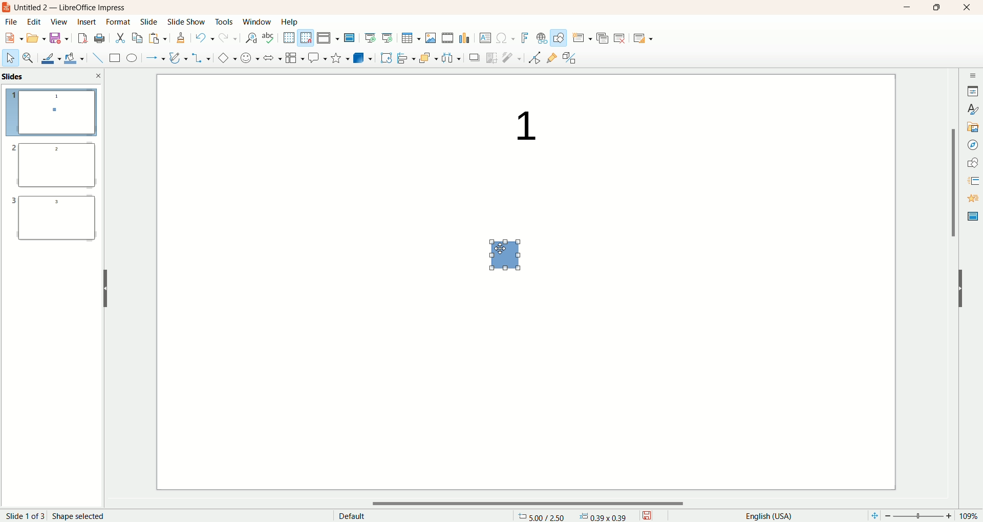 The image size is (983, 522). I want to click on flowchart, so click(293, 58).